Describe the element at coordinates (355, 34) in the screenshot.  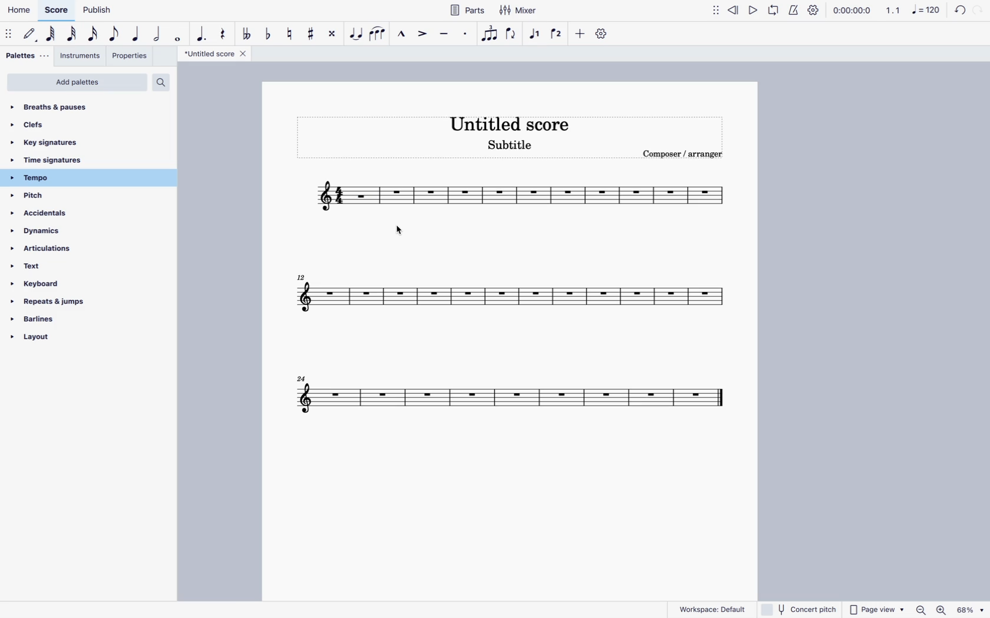
I see `tie` at that location.